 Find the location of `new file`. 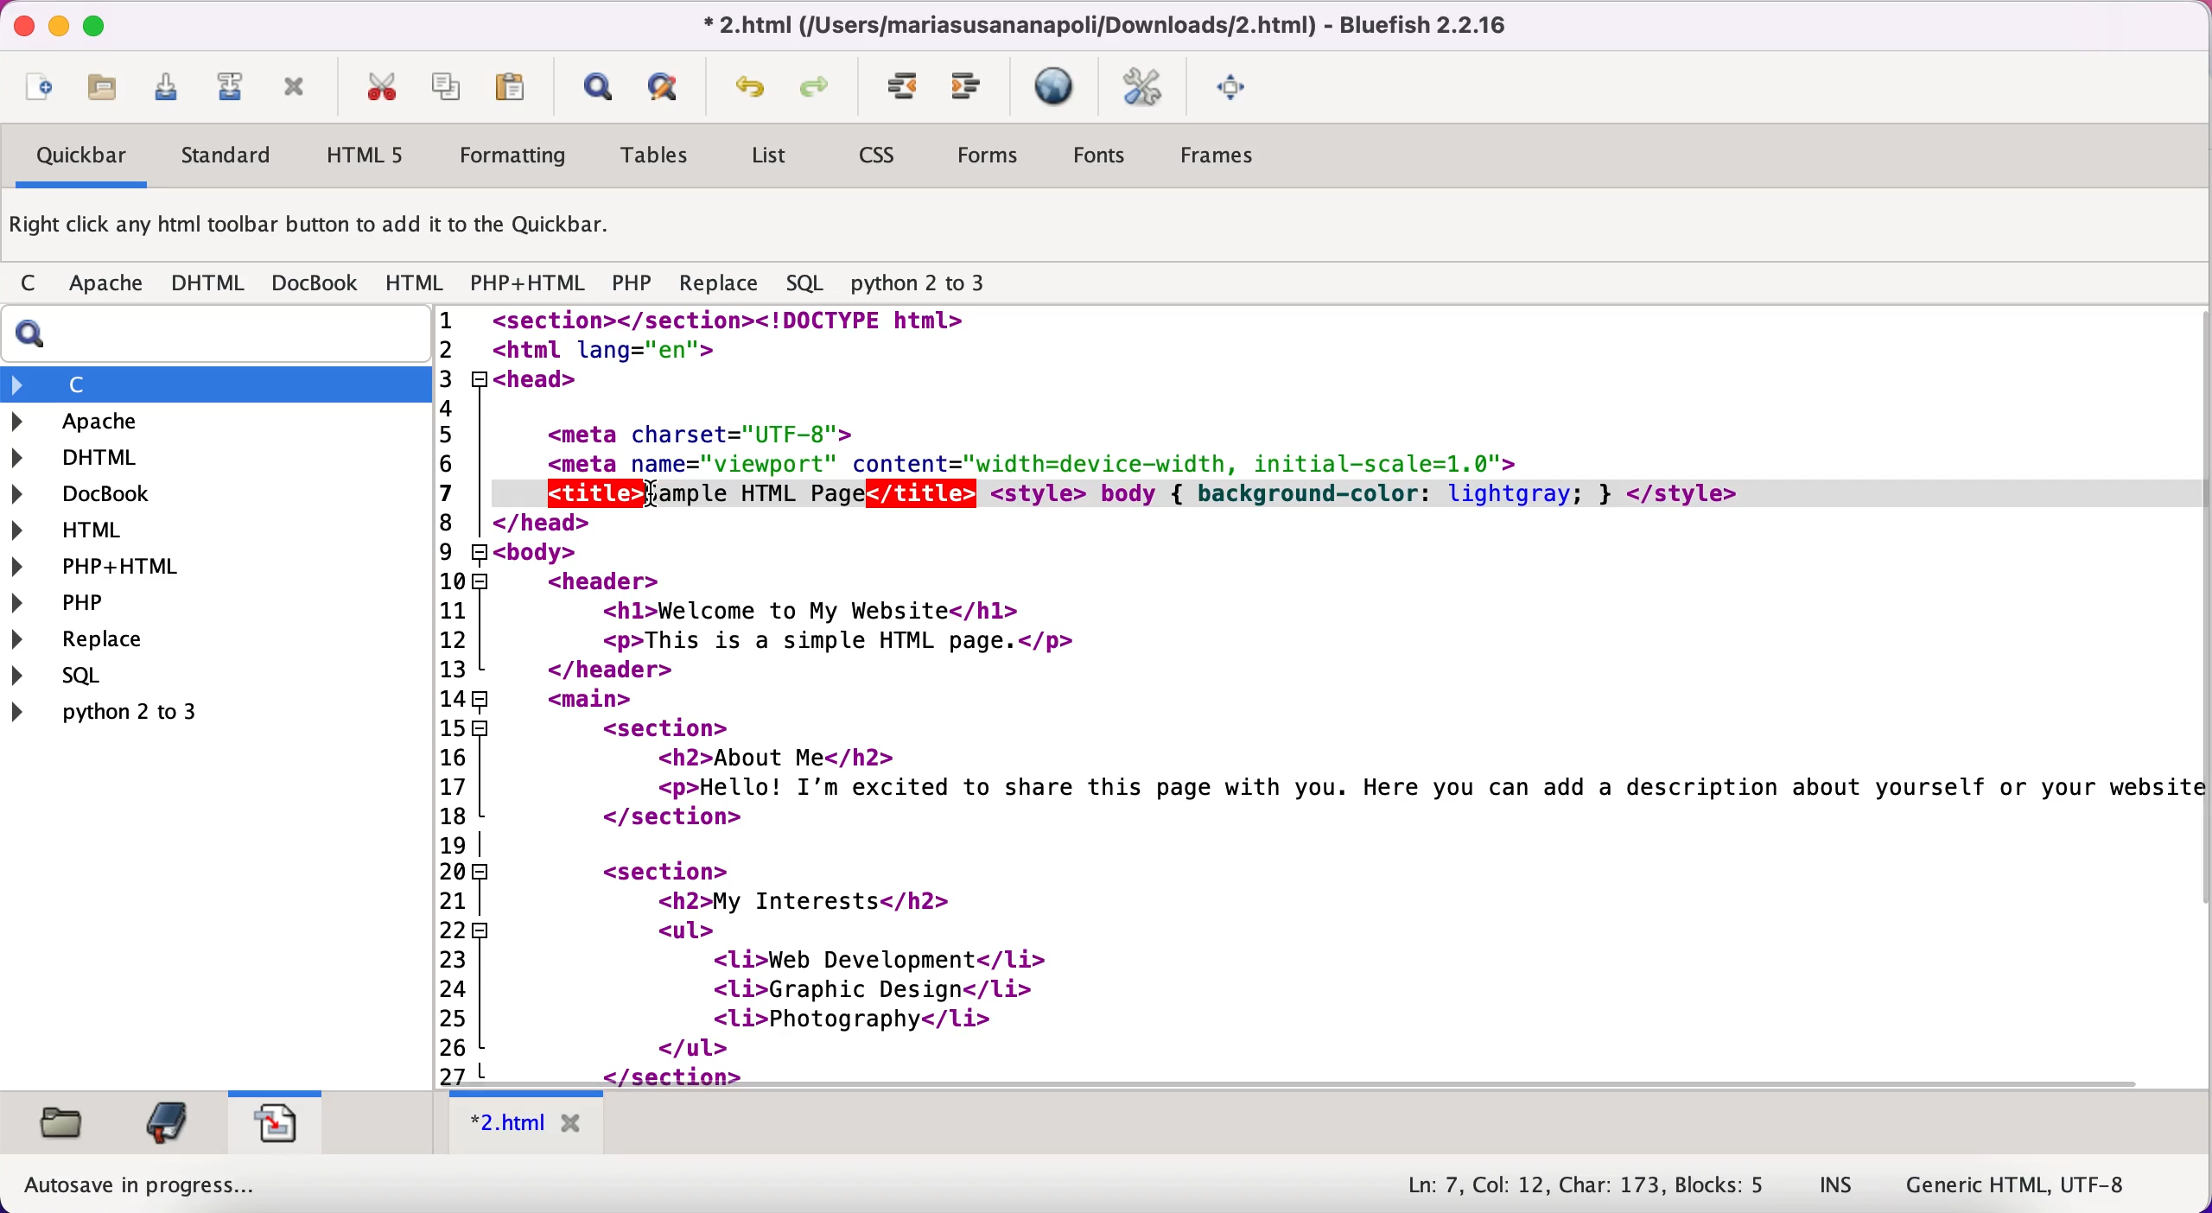

new file is located at coordinates (39, 91).